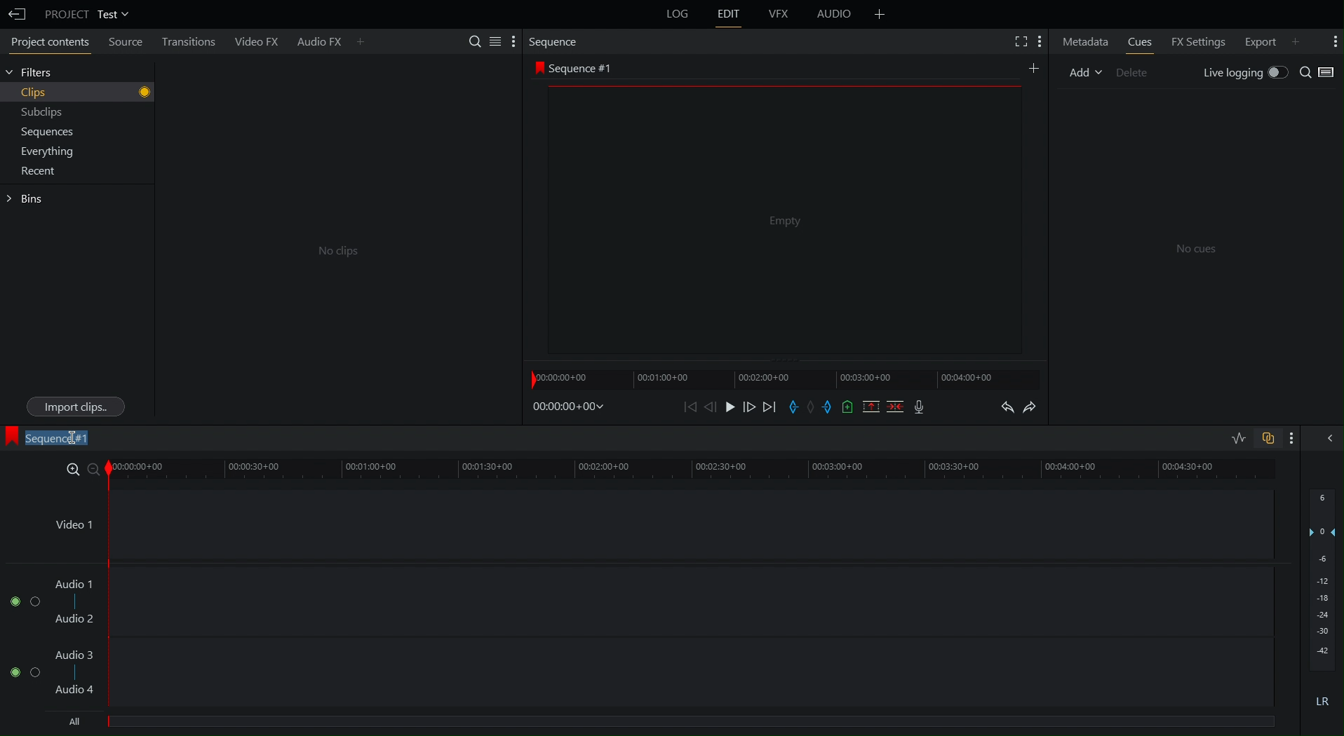 This screenshot has width=1344, height=736. What do you see at coordinates (76, 618) in the screenshot?
I see `Audio 2` at bounding box center [76, 618].